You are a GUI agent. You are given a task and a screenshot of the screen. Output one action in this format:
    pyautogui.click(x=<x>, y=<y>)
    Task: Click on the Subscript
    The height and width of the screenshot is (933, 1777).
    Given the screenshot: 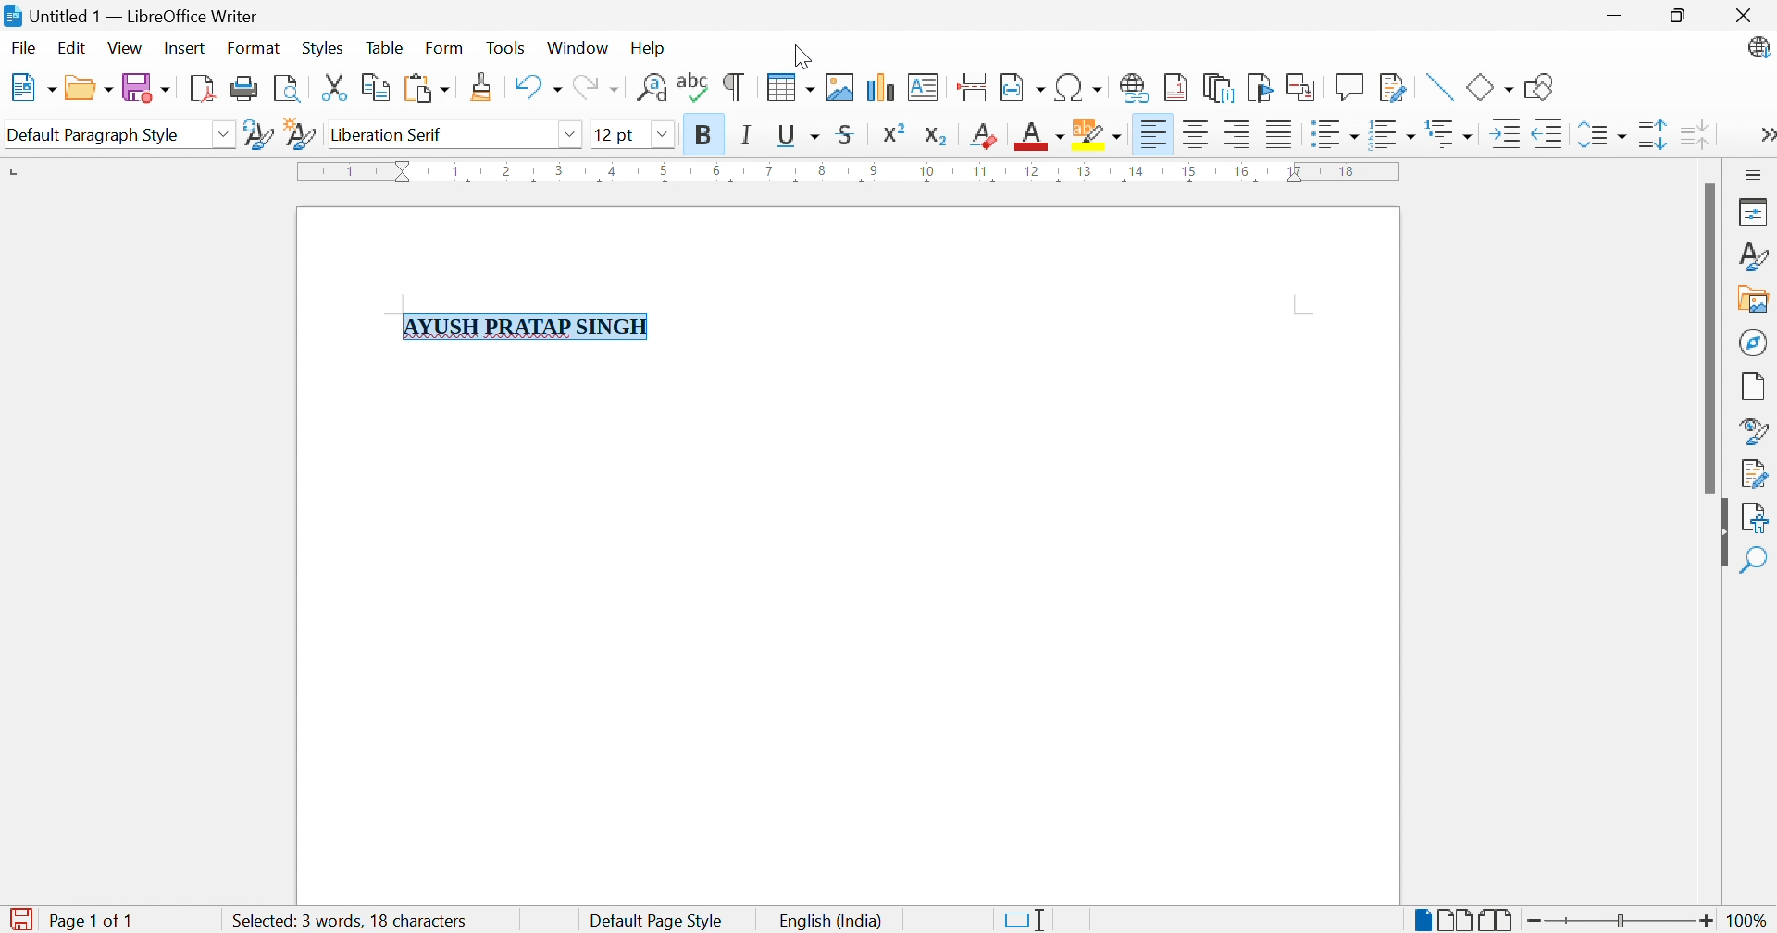 What is the action you would take?
    pyautogui.click(x=937, y=136)
    